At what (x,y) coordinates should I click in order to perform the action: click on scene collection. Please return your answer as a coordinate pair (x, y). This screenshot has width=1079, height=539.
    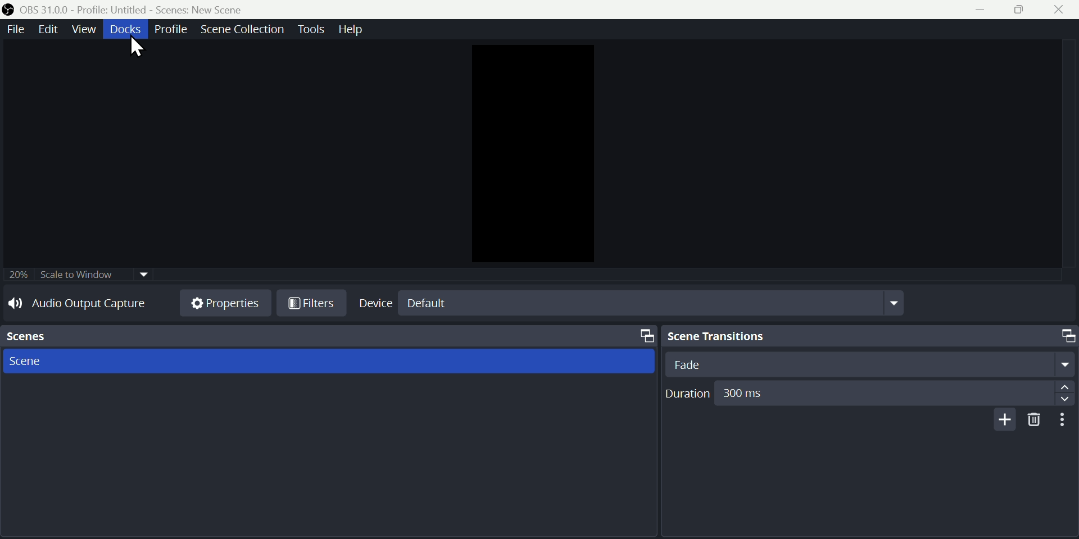
    Looking at the image, I should click on (241, 29).